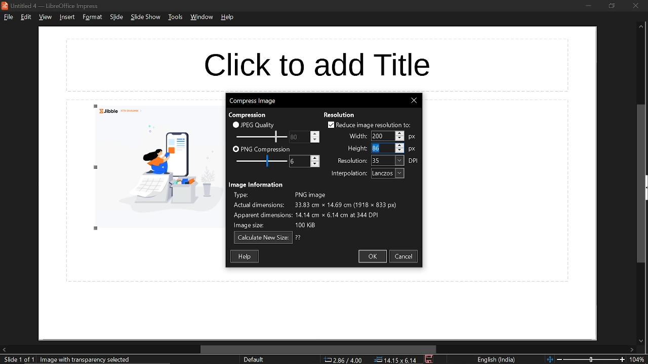 Image resolution: width=648 pixels, height=364 pixels. Describe the element at coordinates (299, 238) in the screenshot. I see `question mark` at that location.